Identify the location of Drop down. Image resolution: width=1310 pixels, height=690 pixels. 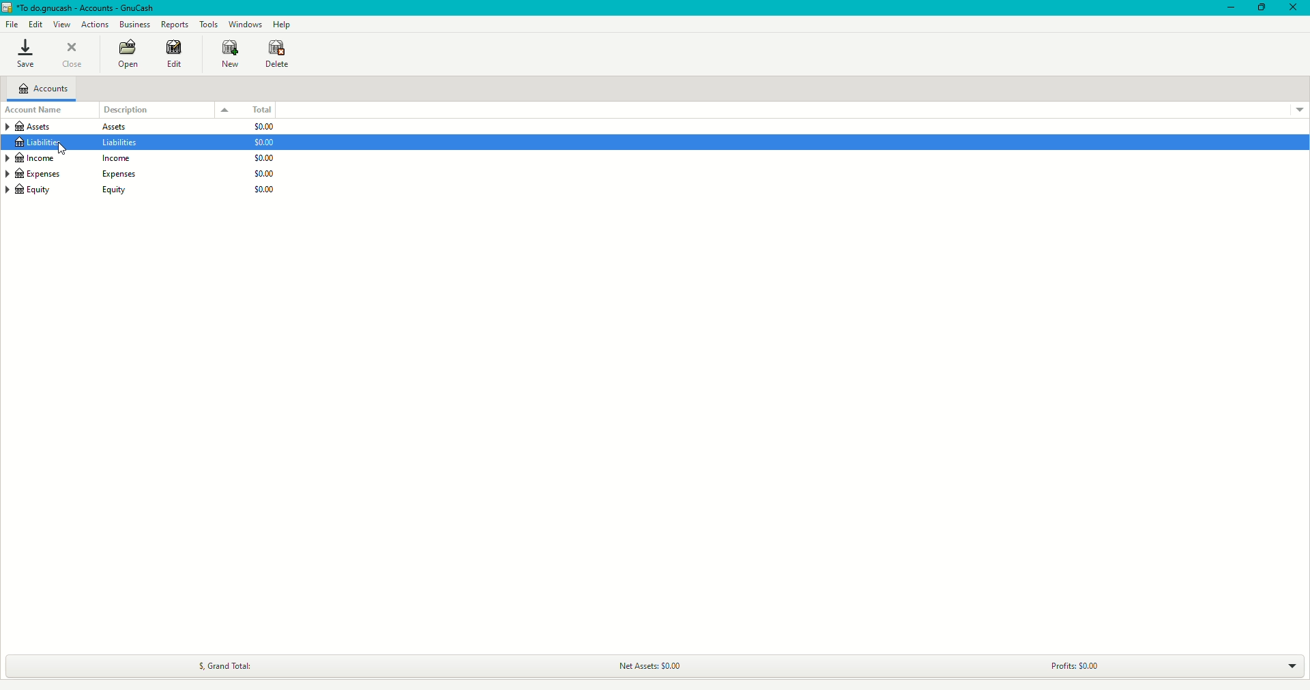
(224, 110).